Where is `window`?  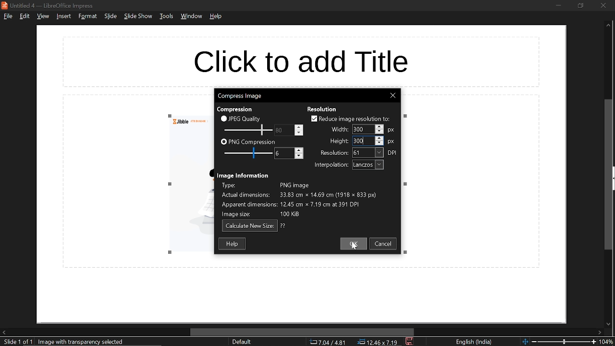 window is located at coordinates (191, 17).